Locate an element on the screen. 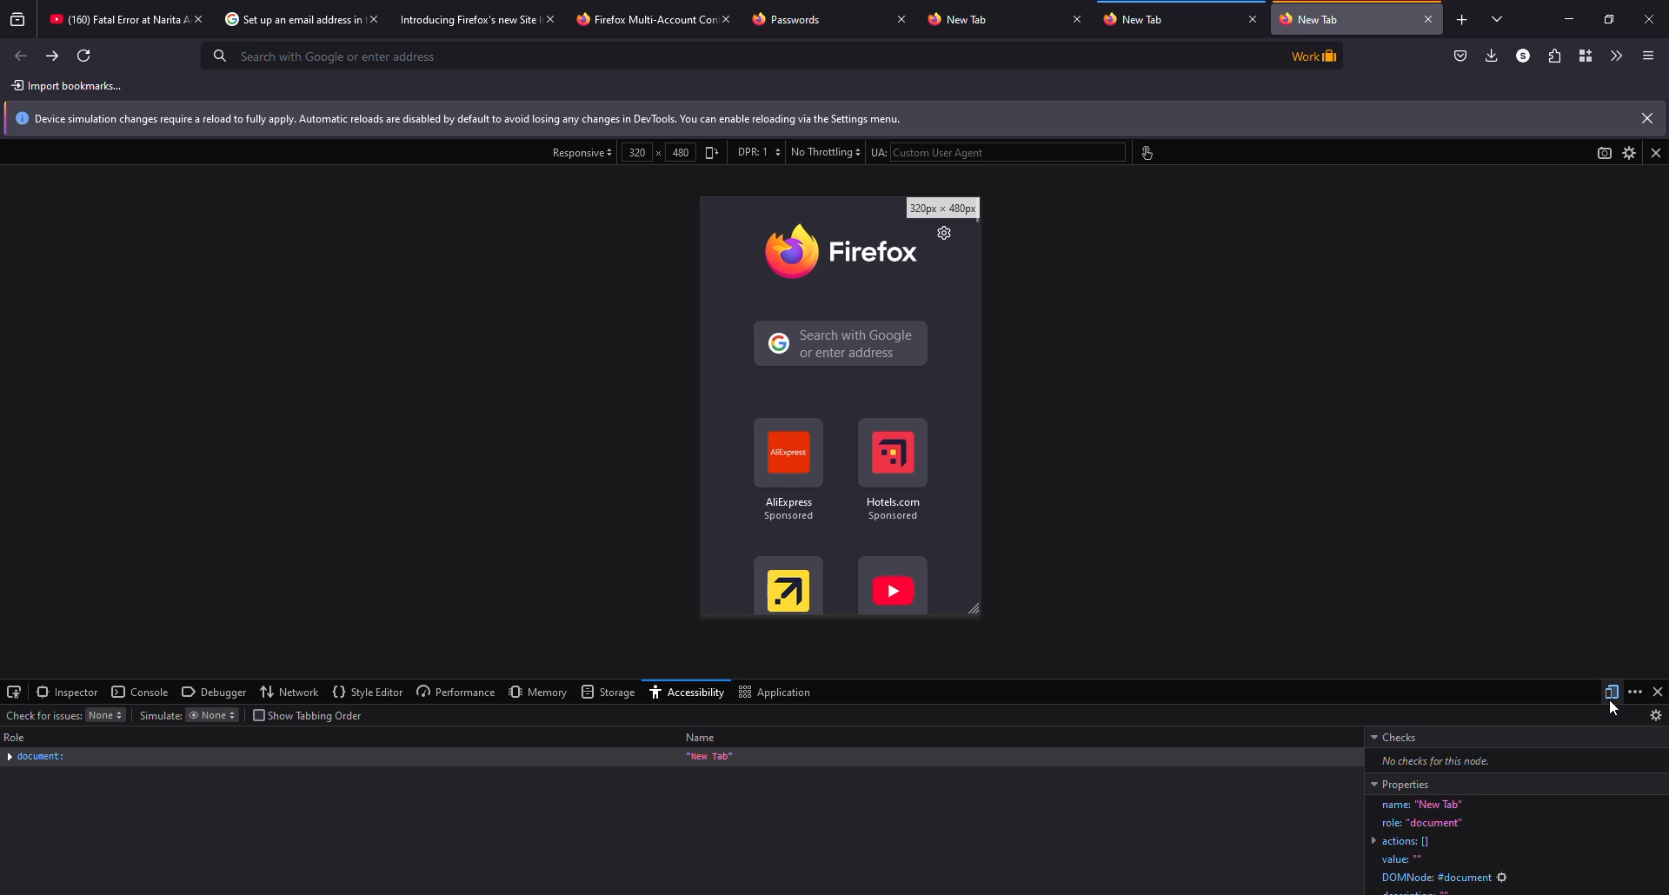 The image size is (1669, 895). tab is located at coordinates (961, 20).